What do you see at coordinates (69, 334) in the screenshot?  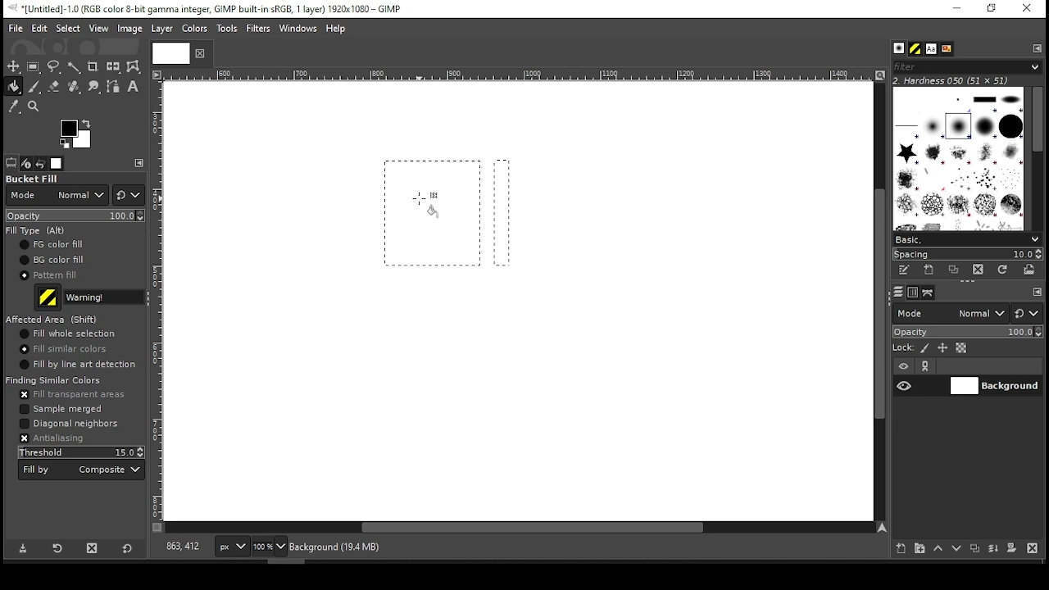 I see `fill whole selection` at bounding box center [69, 334].